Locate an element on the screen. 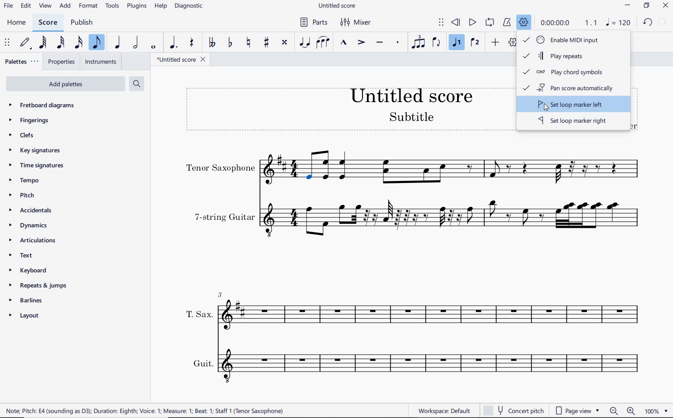  FINGERINGS is located at coordinates (30, 121).